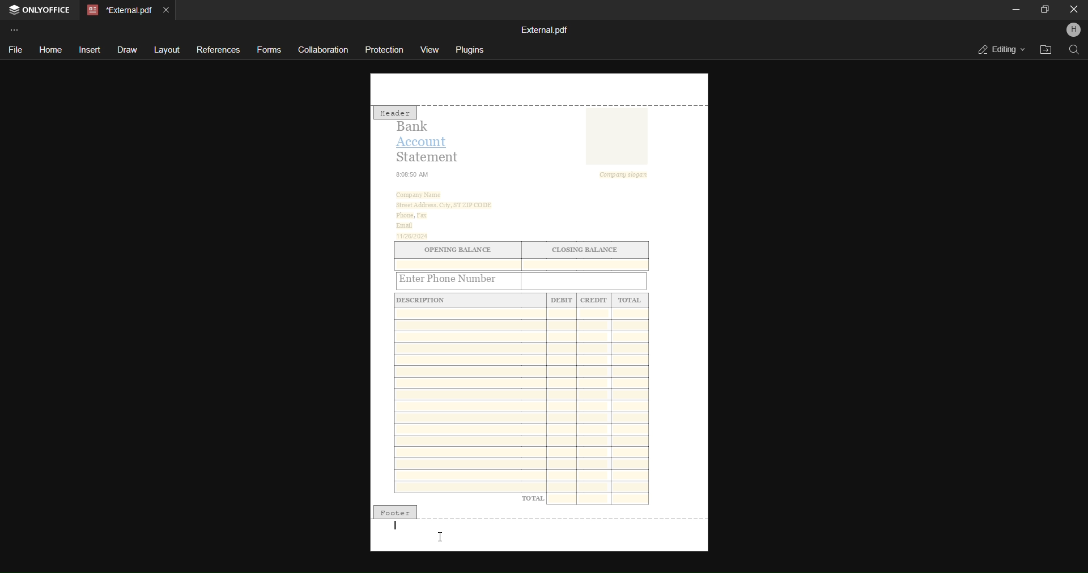  I want to click on editing, so click(999, 49).